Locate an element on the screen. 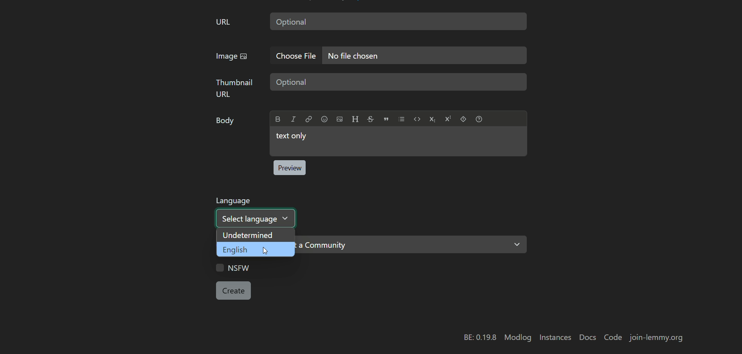 This screenshot has height=354, width=742. docs is located at coordinates (588, 338).